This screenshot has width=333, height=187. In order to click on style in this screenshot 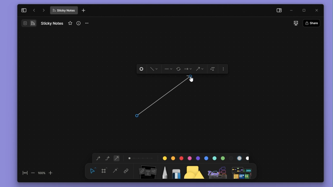, I will do `click(152, 69)`.